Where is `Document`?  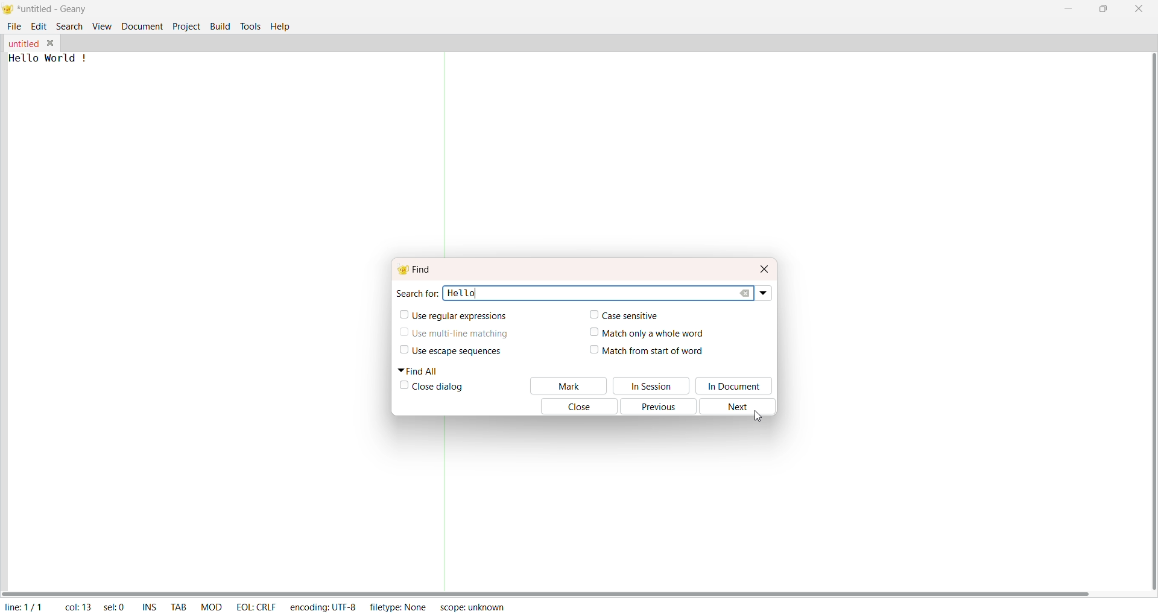
Document is located at coordinates (141, 27).